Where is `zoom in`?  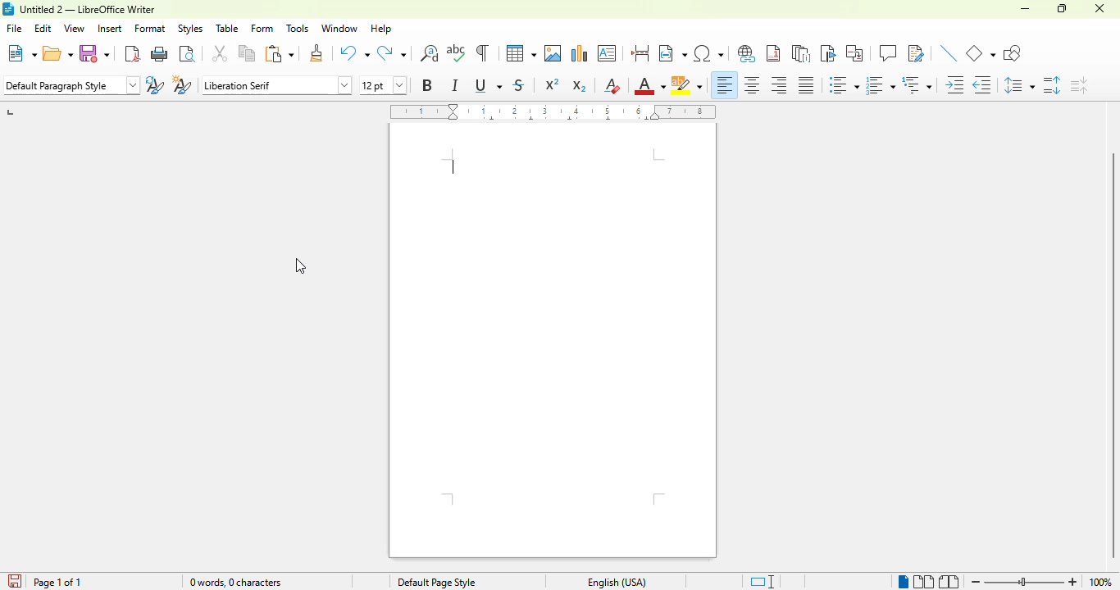
zoom in is located at coordinates (1073, 582).